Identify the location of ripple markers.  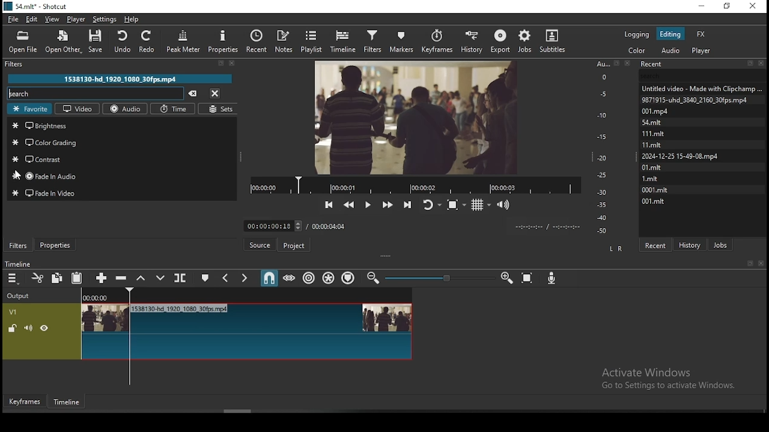
(347, 278).